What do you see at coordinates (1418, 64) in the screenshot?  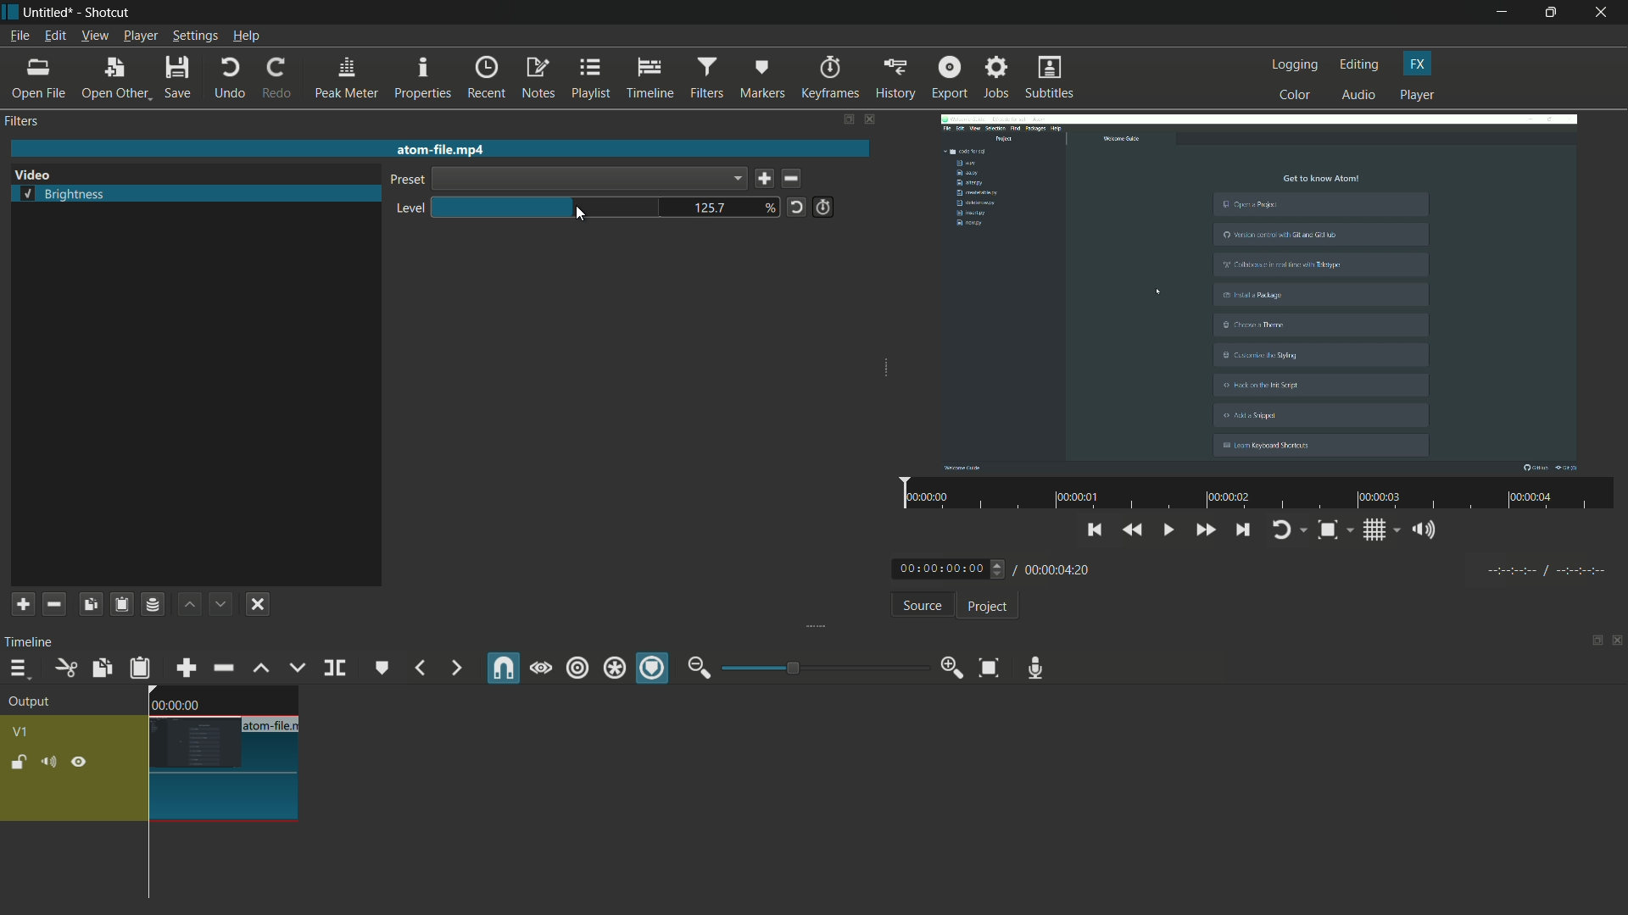 I see `fx` at bounding box center [1418, 64].